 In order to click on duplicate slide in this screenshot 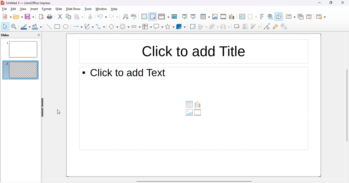, I will do `click(300, 17)`.